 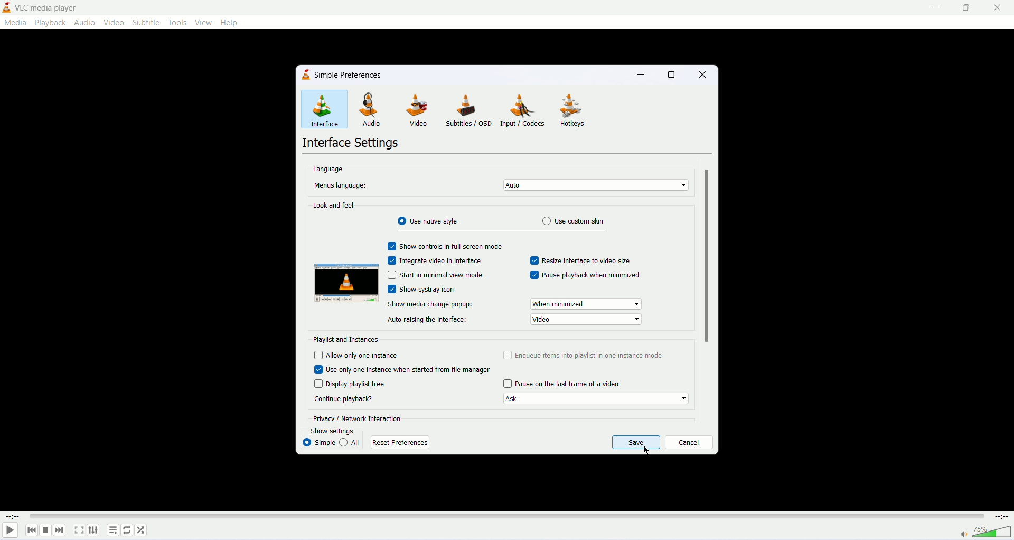 What do you see at coordinates (10, 531) in the screenshot?
I see `play/pause` at bounding box center [10, 531].